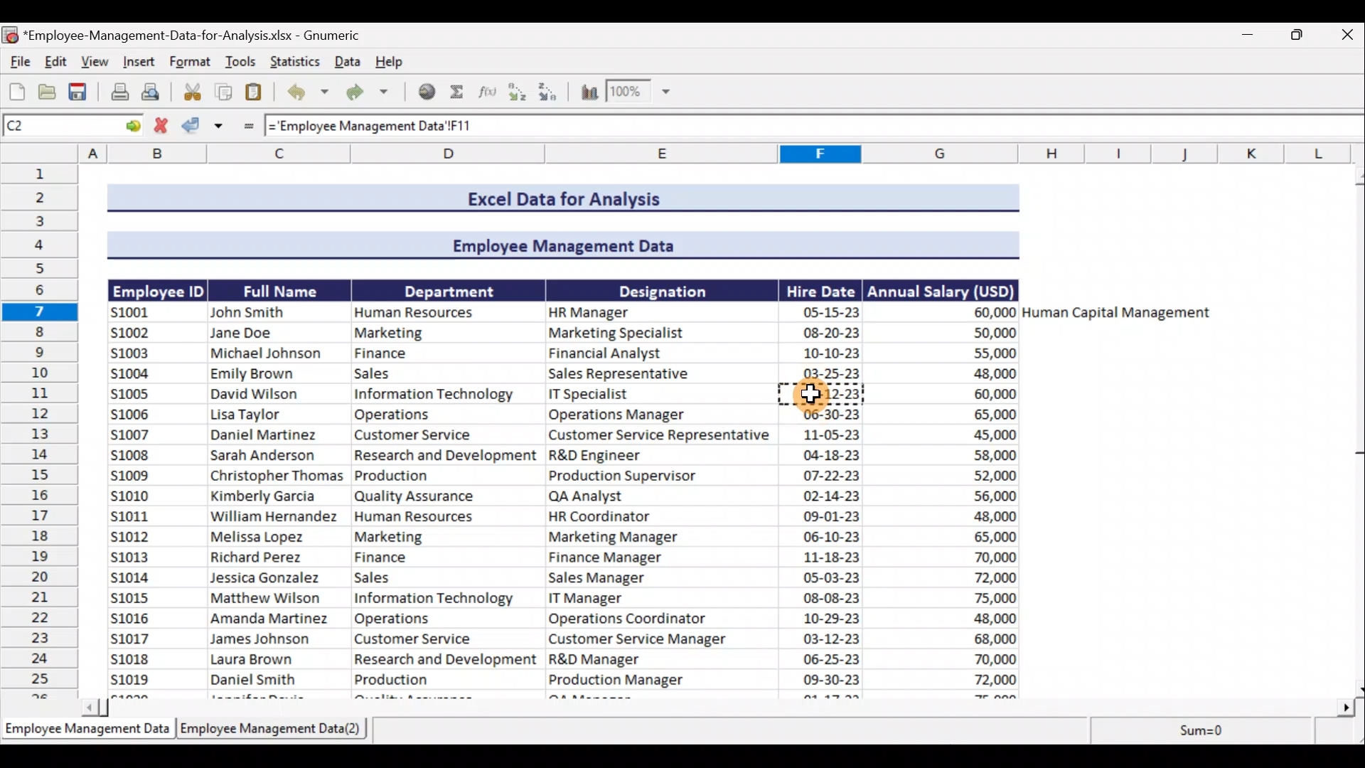 The width and height of the screenshot is (1365, 768). Describe the element at coordinates (294, 61) in the screenshot. I see `Statistics` at that location.